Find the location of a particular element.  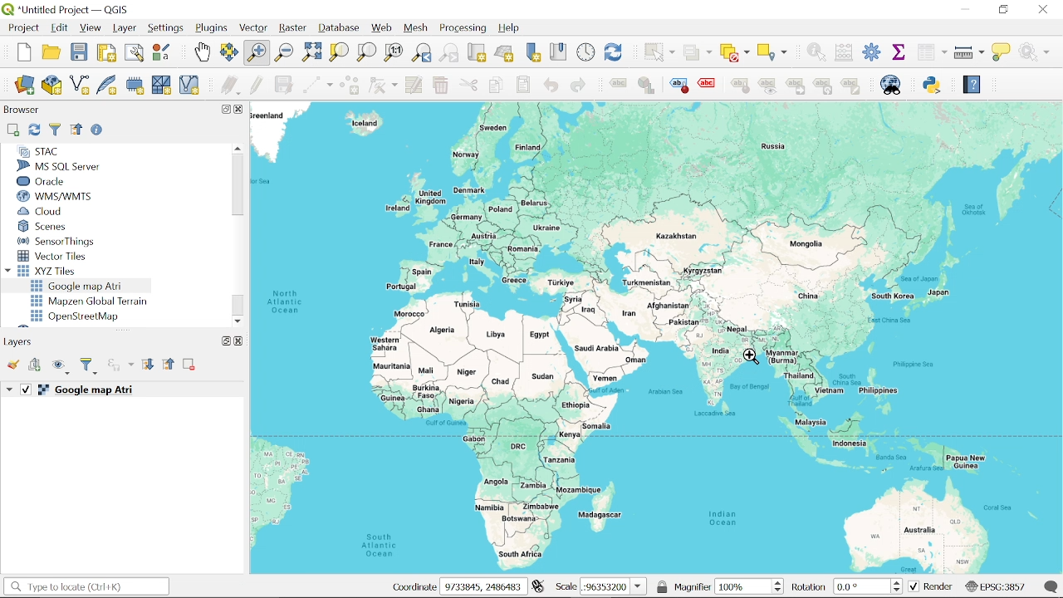

Move up is located at coordinates (236, 148).